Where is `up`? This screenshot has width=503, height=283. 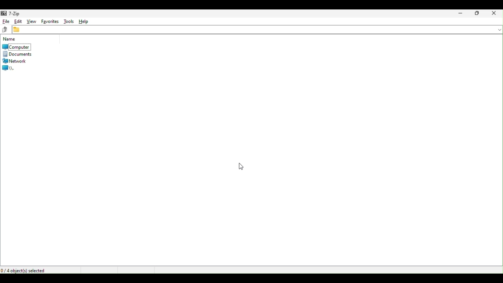 up is located at coordinates (5, 29).